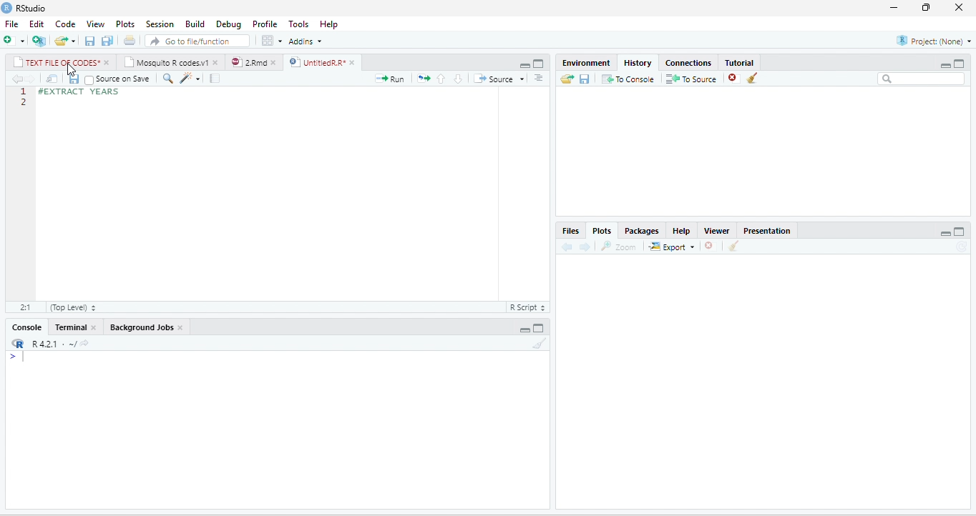  Describe the element at coordinates (959, 8) in the screenshot. I see `close` at that location.